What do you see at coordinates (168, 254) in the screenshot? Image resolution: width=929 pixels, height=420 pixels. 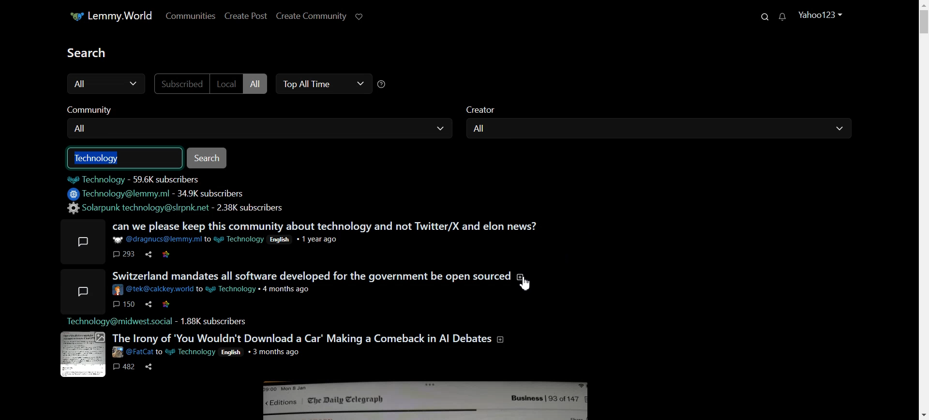 I see `Link` at bounding box center [168, 254].